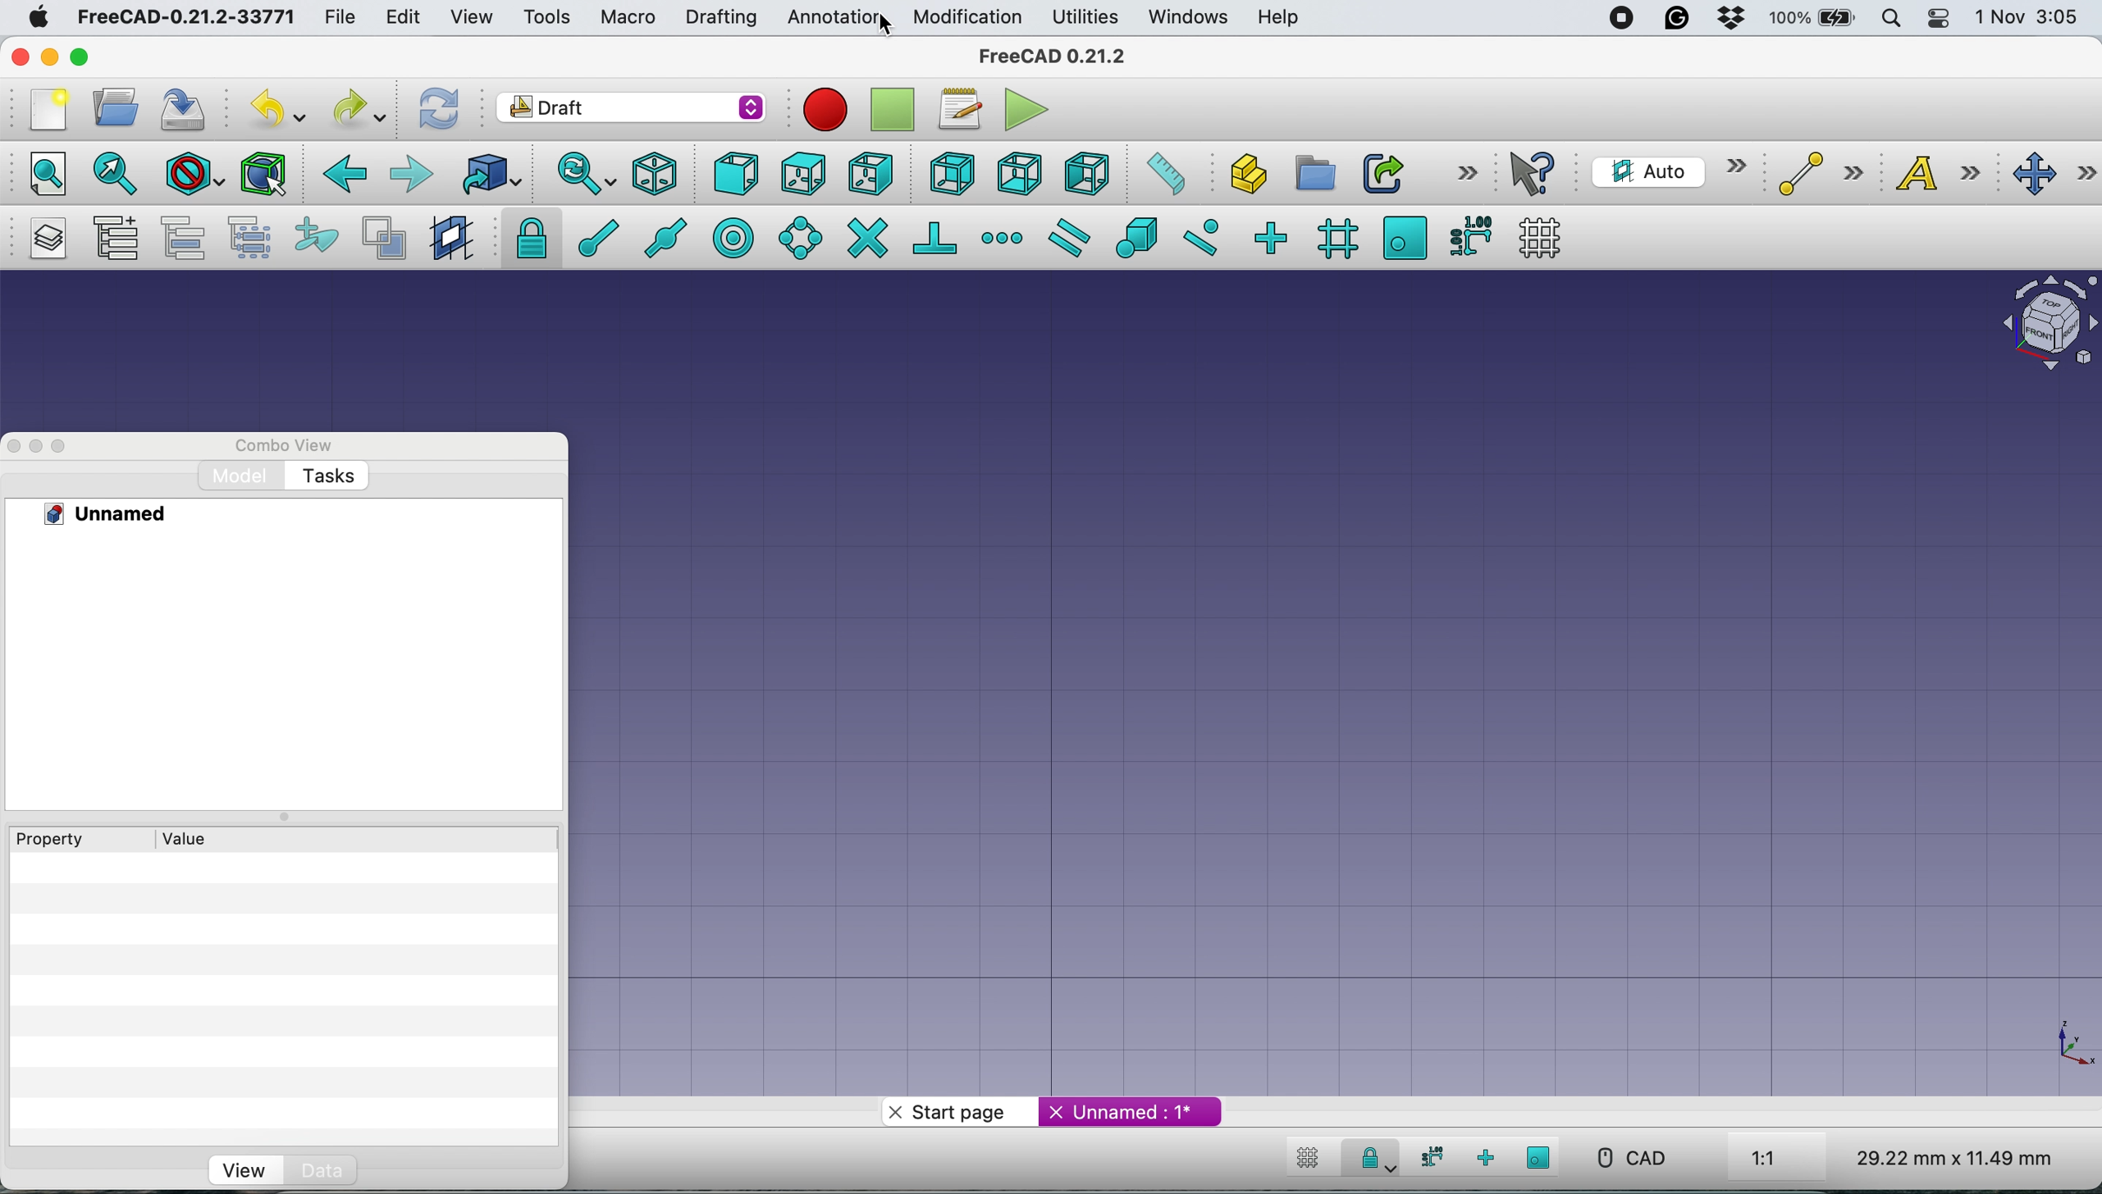 This screenshot has height=1194, width=2102. Describe the element at coordinates (731, 242) in the screenshot. I see `snap center` at that location.